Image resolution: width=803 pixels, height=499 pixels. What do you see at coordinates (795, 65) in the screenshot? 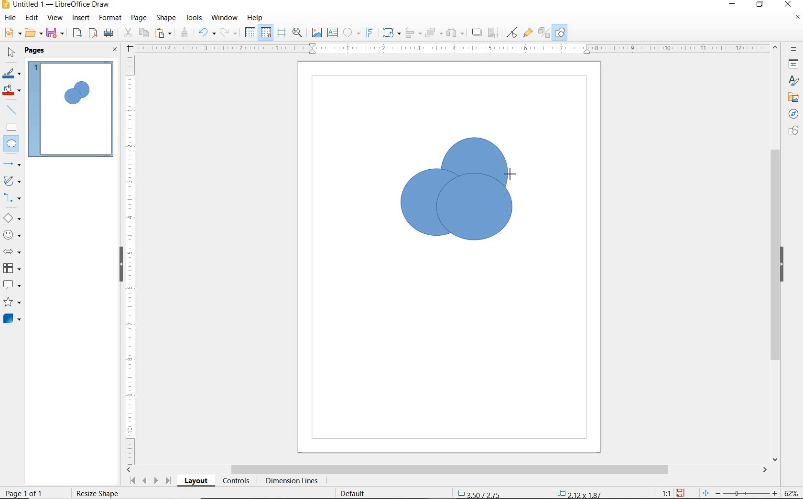
I see `PROPERTIES` at bounding box center [795, 65].